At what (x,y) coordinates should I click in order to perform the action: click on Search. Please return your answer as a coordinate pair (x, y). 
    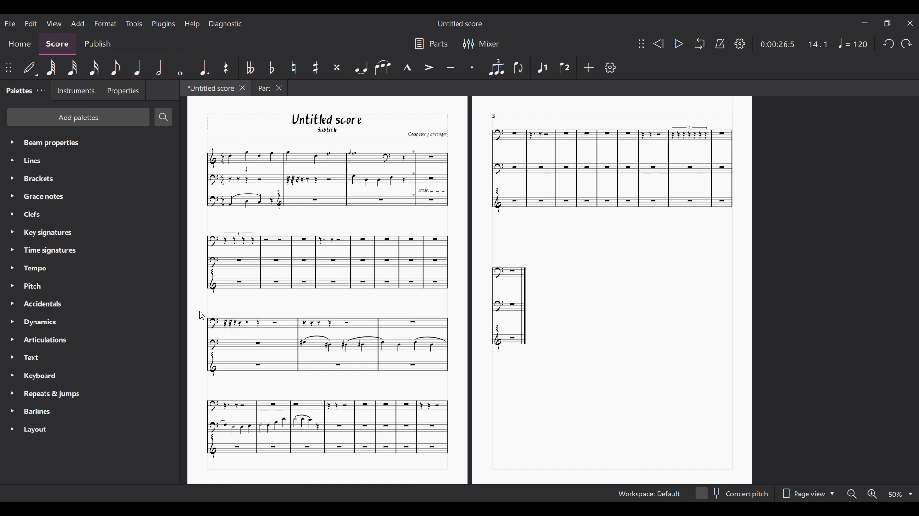
    Looking at the image, I should click on (163, 117).